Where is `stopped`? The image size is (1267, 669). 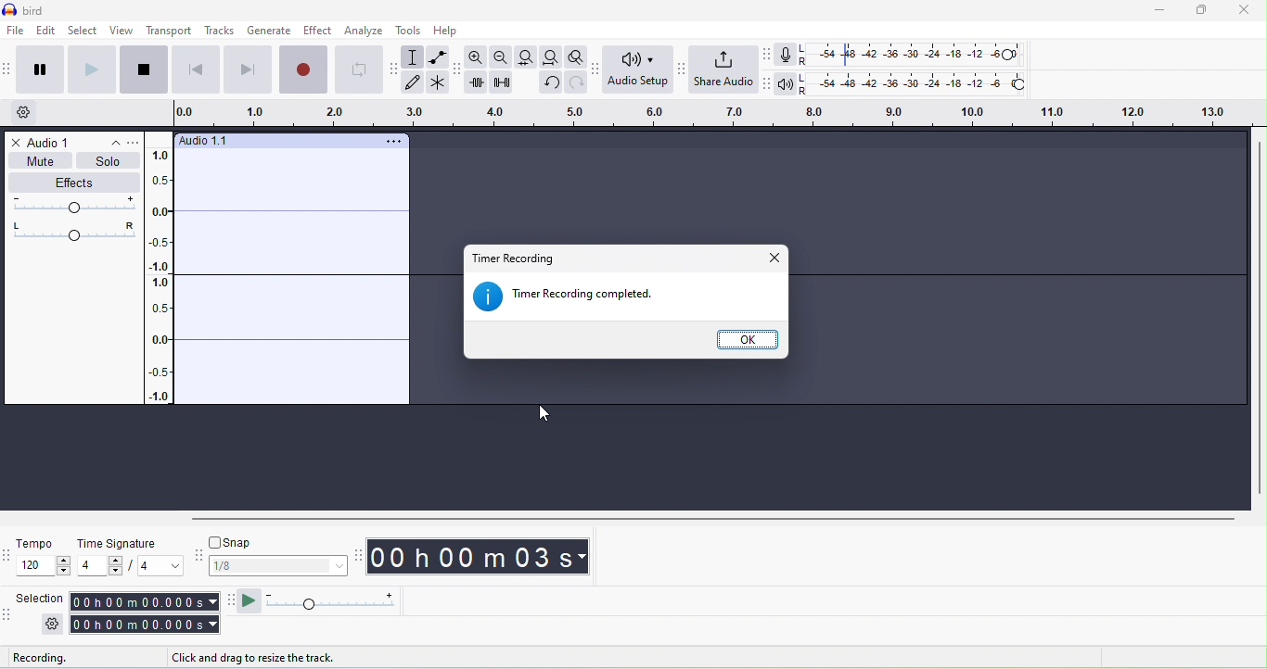
stopped is located at coordinates (46, 658).